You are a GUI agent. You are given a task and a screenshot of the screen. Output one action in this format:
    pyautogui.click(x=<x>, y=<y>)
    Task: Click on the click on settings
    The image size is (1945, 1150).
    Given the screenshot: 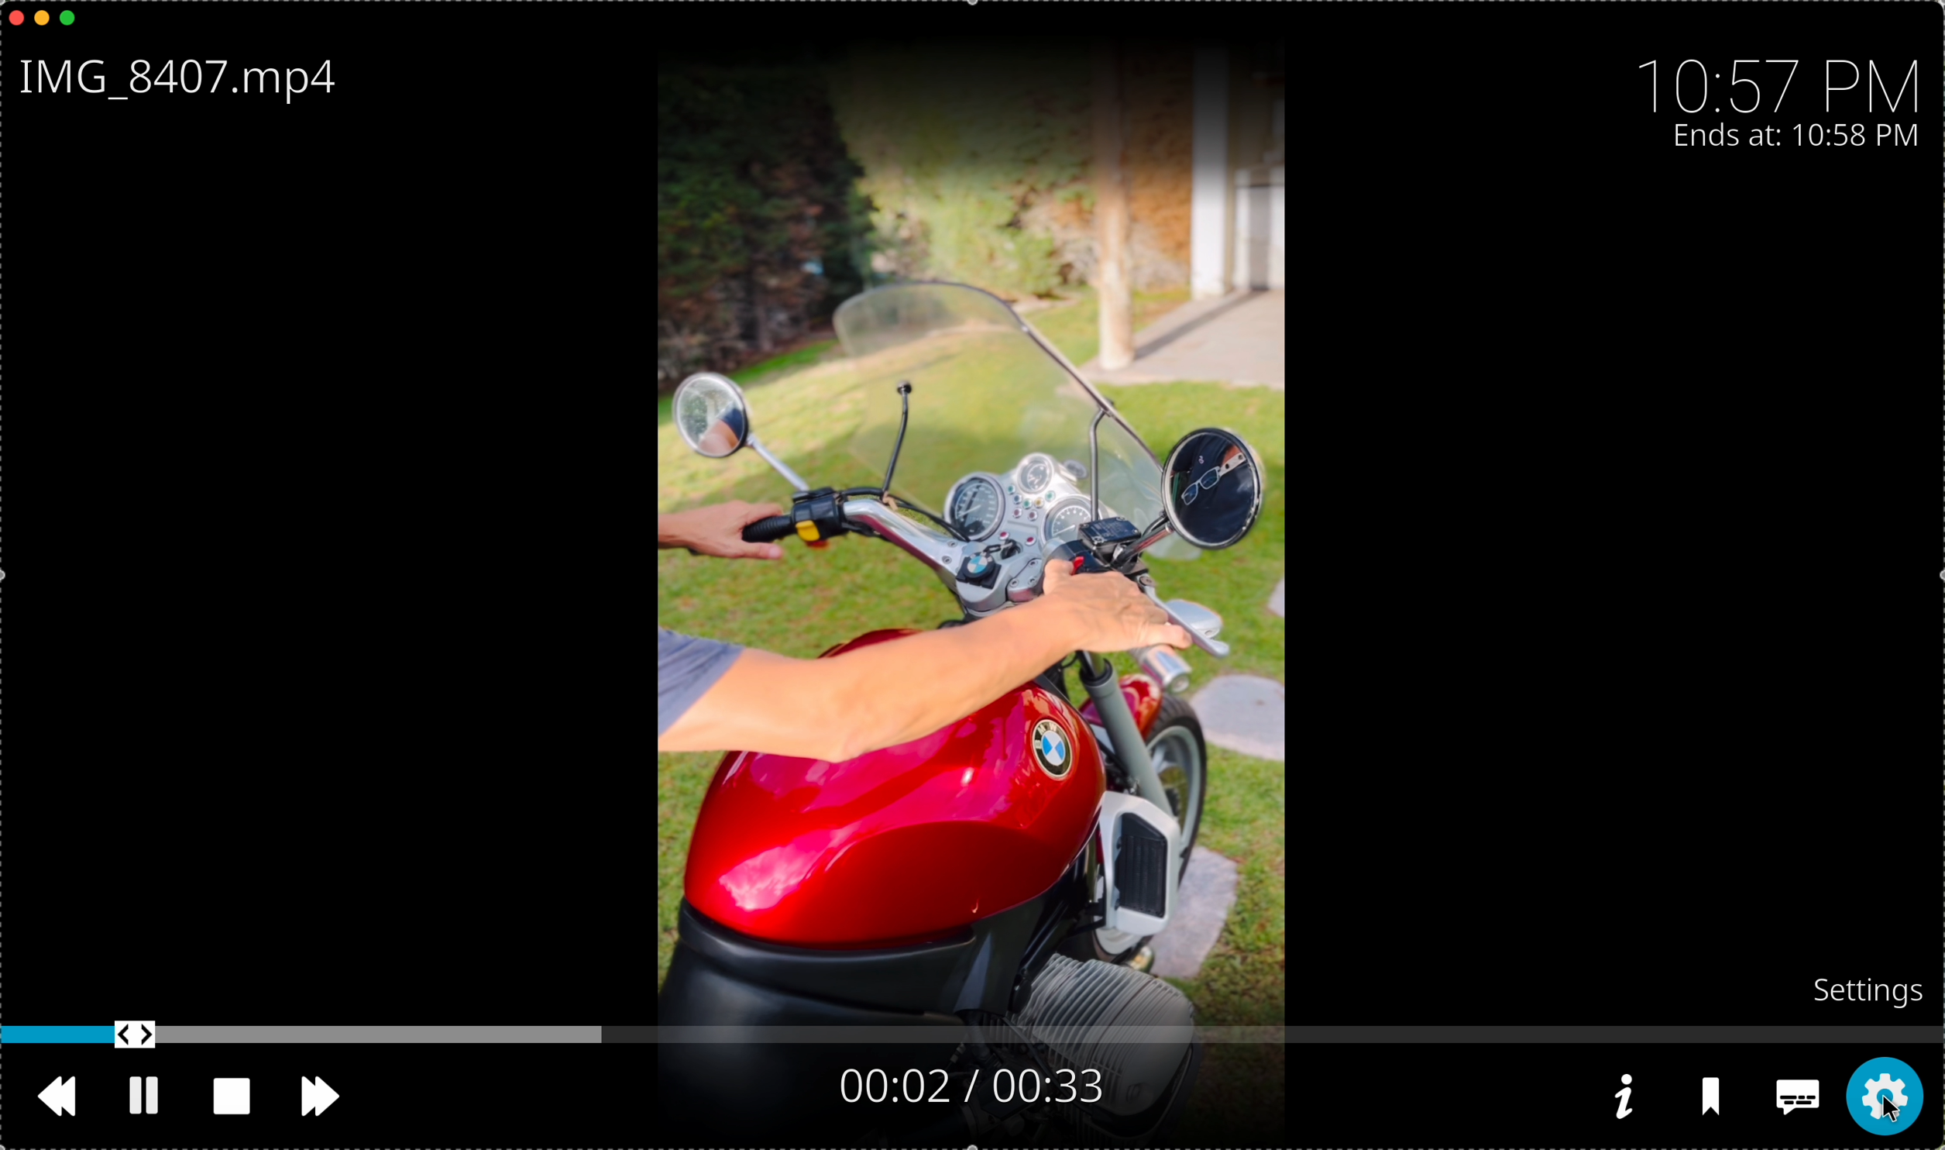 What is the action you would take?
    pyautogui.click(x=1881, y=1097)
    